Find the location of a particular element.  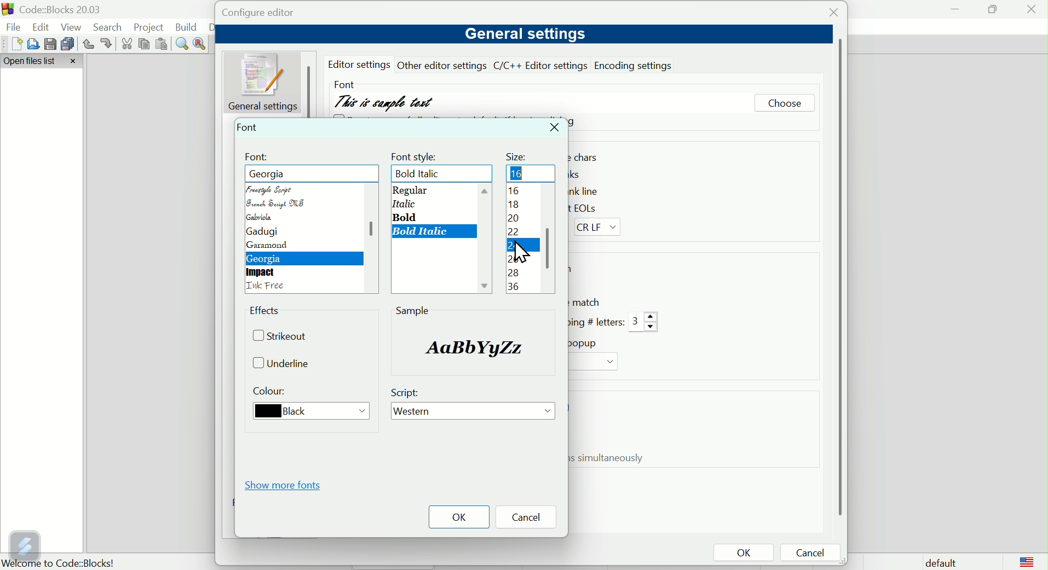

minimise is located at coordinates (955, 9).